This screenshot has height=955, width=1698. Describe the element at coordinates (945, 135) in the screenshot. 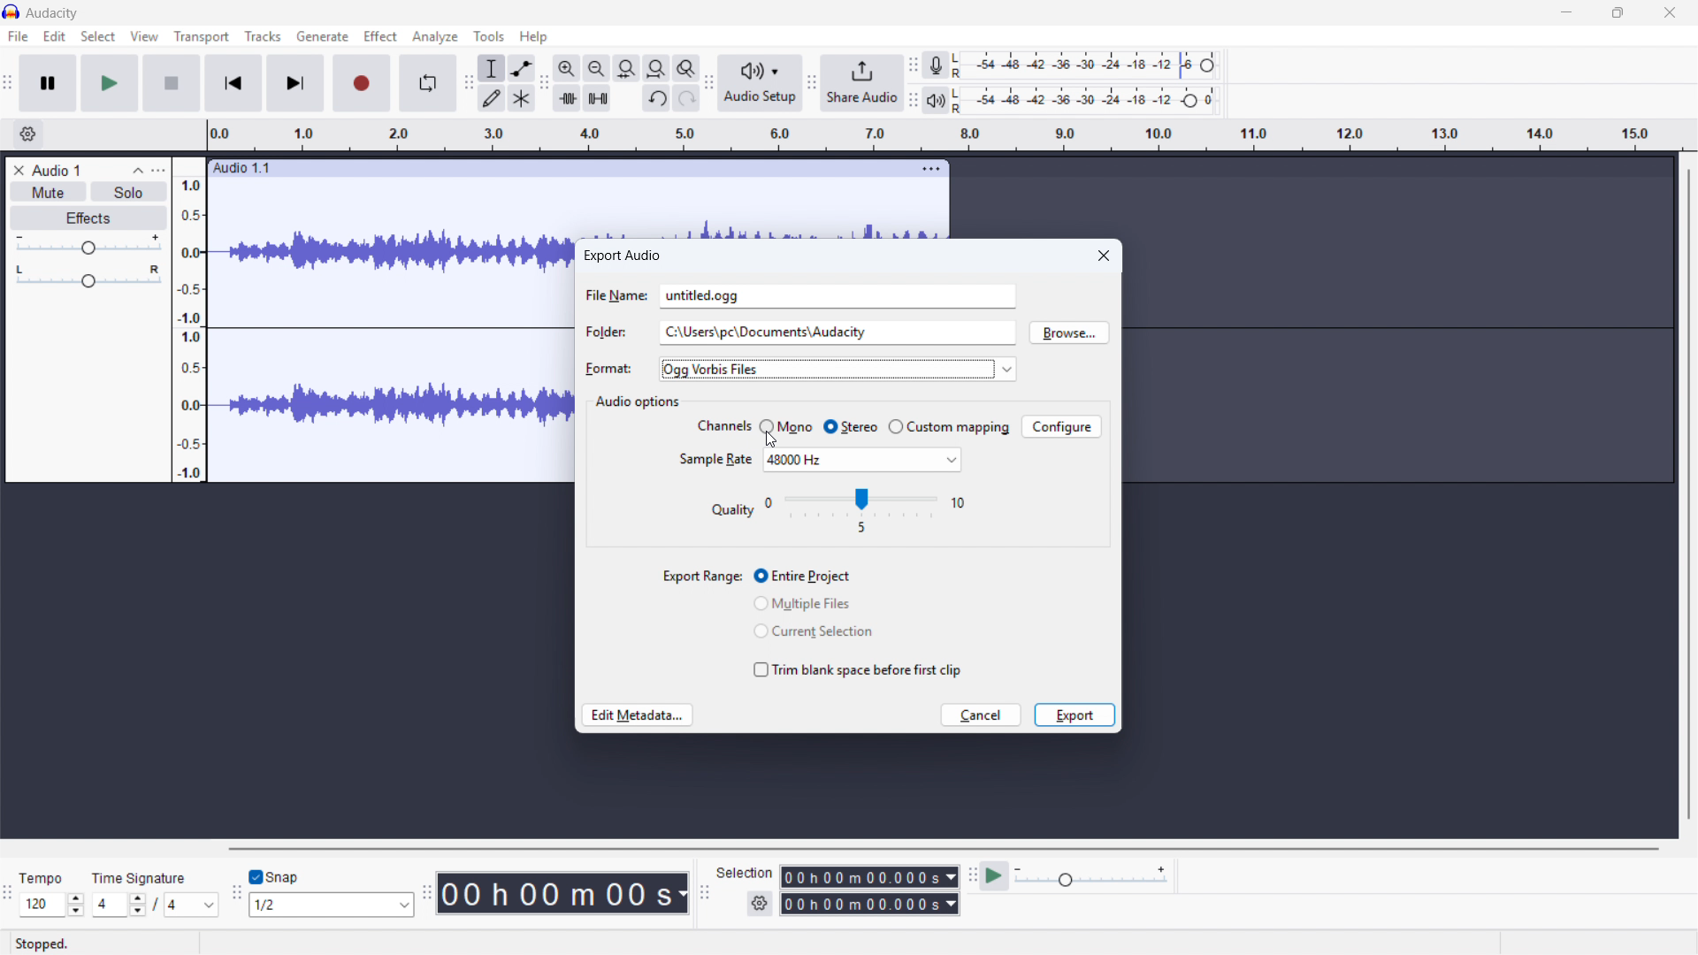

I see `Timeline ` at that location.